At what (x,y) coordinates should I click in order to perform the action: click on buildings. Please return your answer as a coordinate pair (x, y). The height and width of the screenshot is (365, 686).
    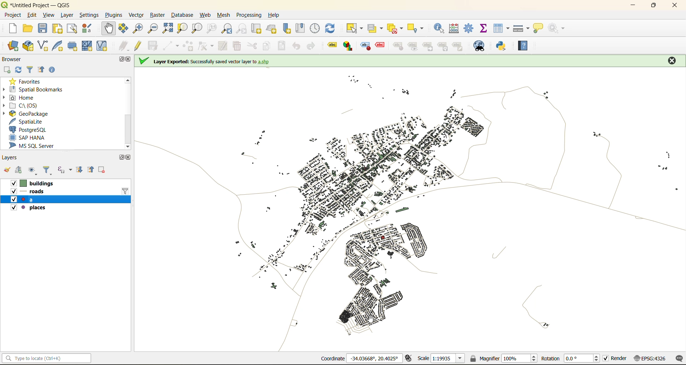
    Looking at the image, I should click on (36, 183).